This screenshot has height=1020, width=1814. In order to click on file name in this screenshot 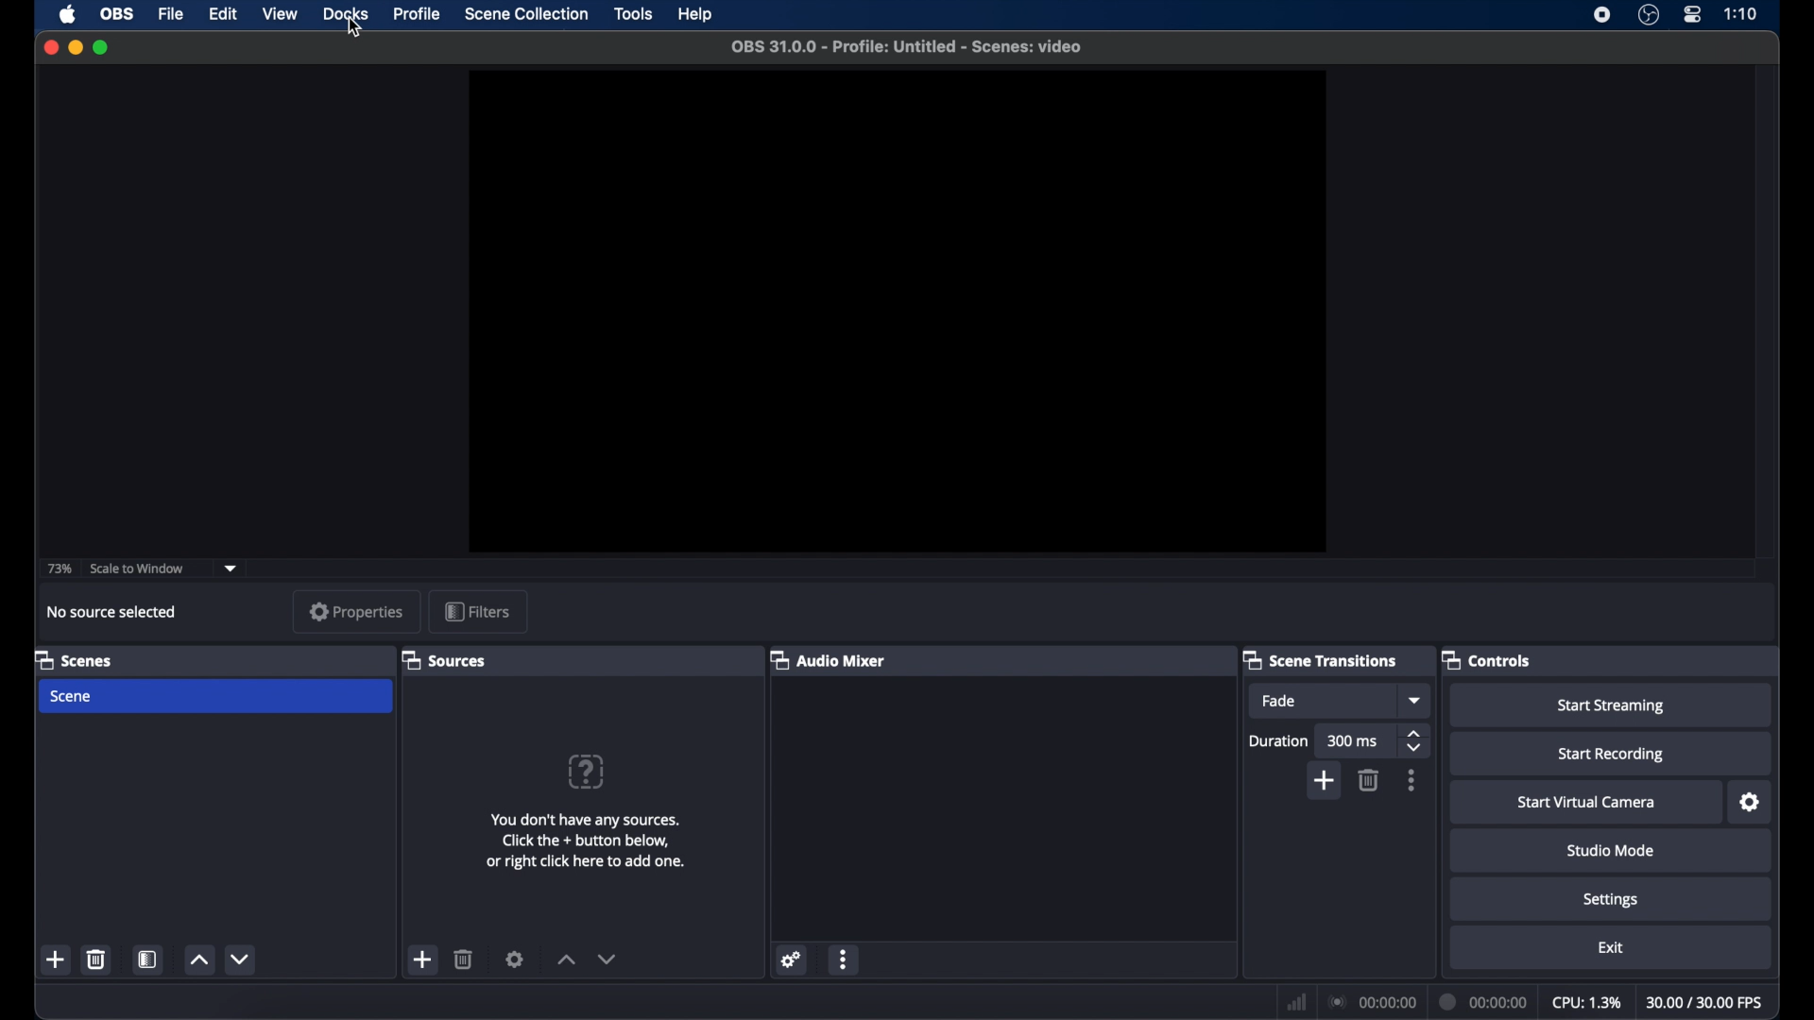, I will do `click(909, 47)`.